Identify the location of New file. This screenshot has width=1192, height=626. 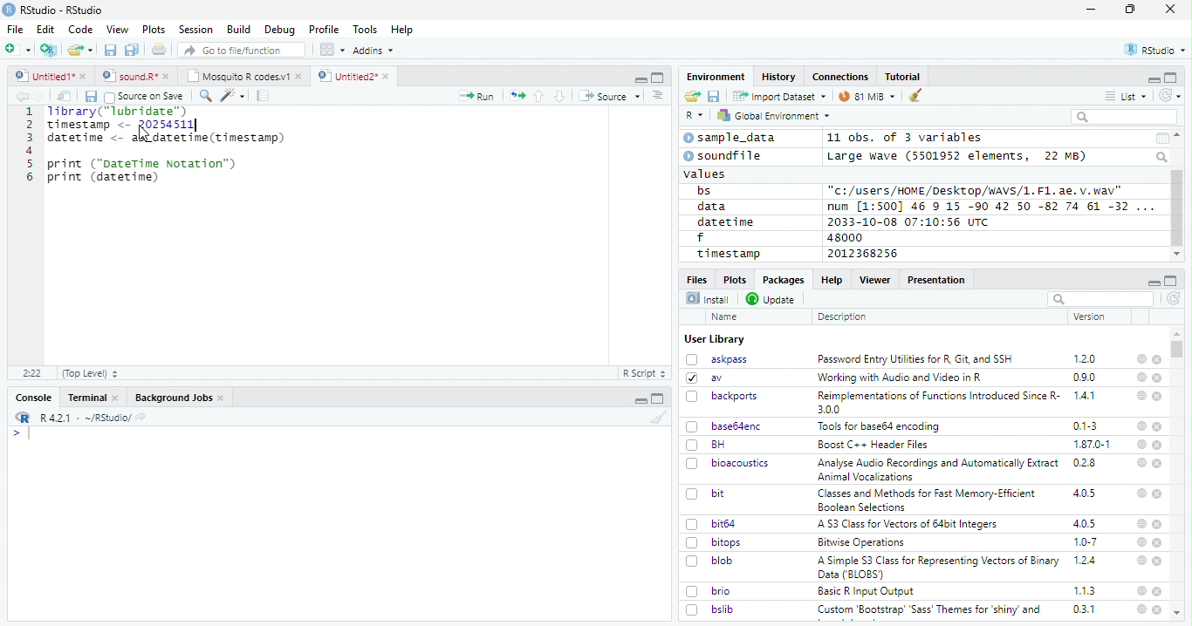
(19, 50).